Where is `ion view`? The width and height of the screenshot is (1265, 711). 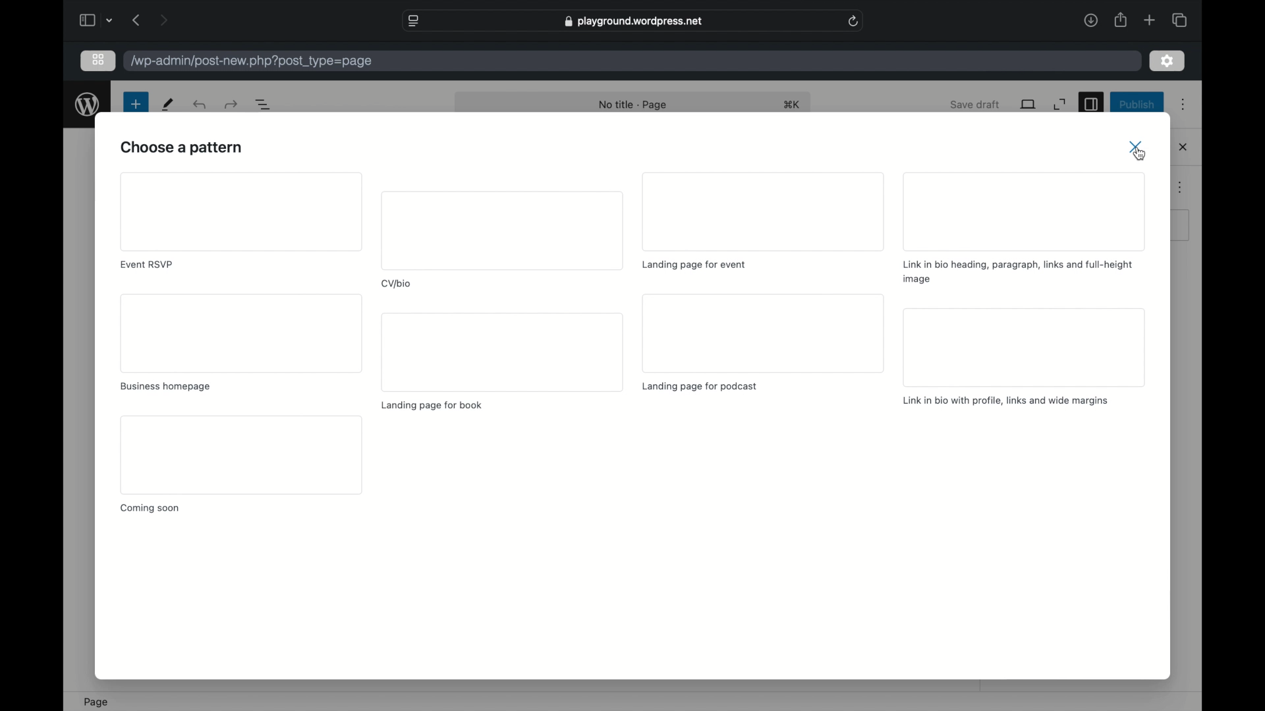
ion view is located at coordinates (99, 59).